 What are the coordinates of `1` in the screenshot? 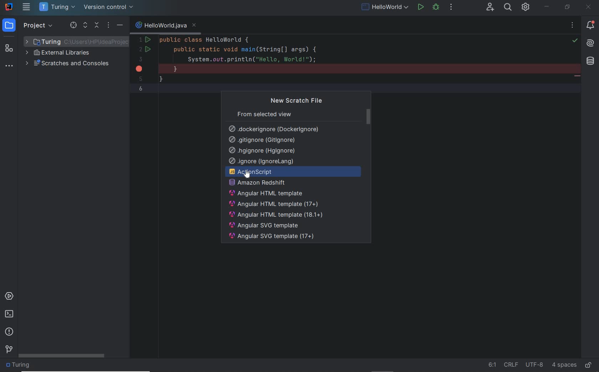 It's located at (140, 40).